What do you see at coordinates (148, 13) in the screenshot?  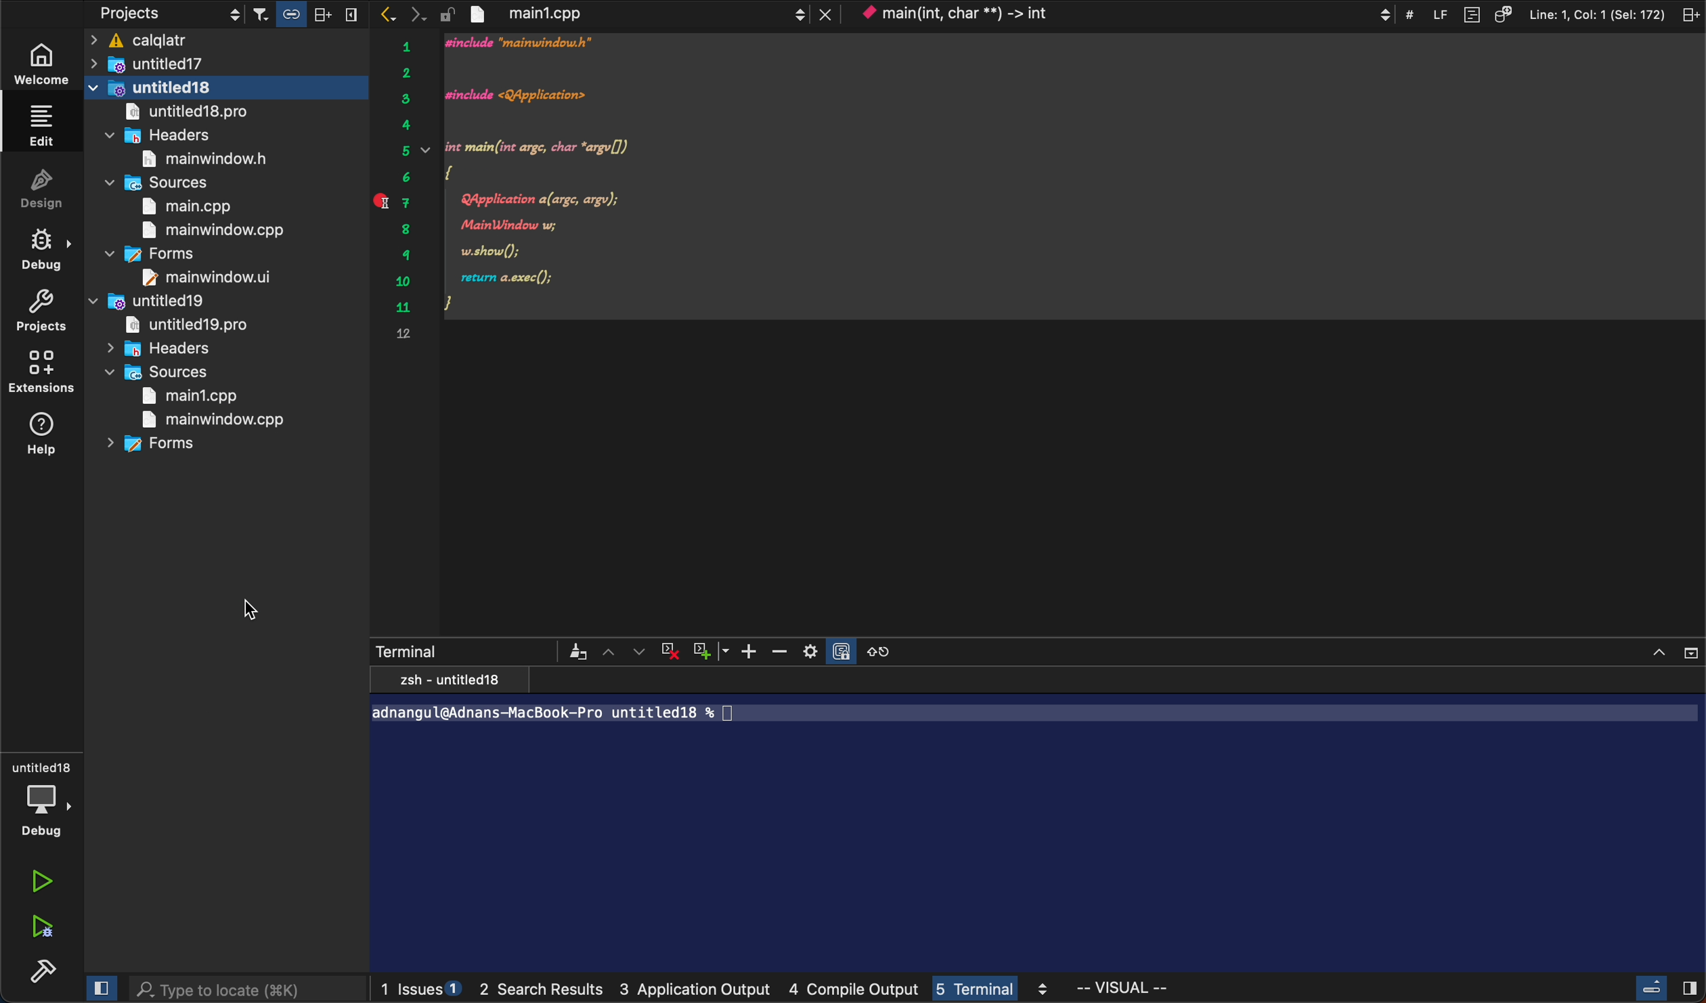 I see `projects` at bounding box center [148, 13].